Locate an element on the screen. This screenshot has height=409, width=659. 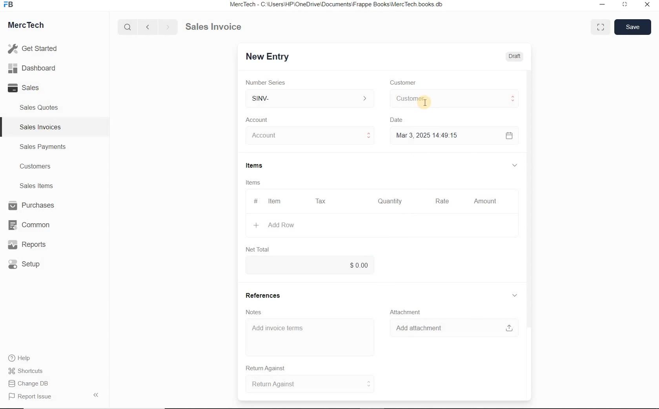
Customer is located at coordinates (453, 99).